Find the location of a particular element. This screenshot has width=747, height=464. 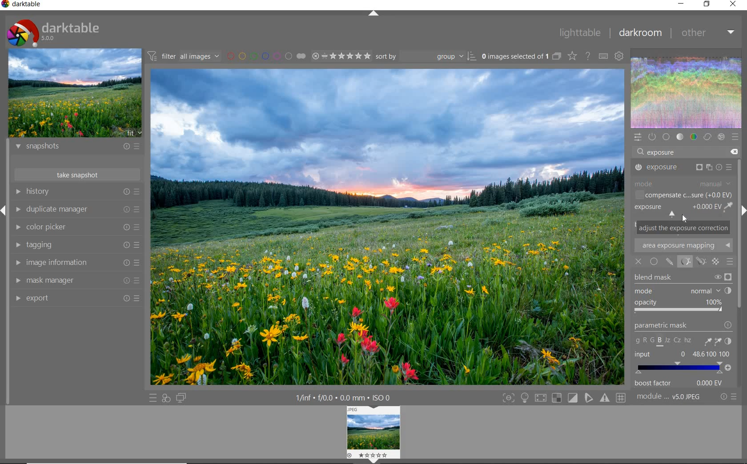

waveform is located at coordinates (687, 92).